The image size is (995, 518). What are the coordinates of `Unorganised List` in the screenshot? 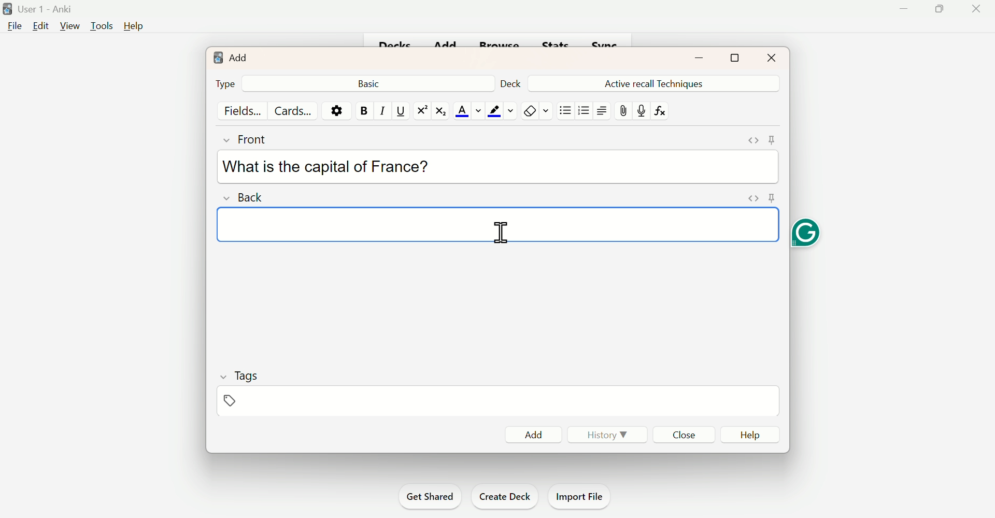 It's located at (566, 110).